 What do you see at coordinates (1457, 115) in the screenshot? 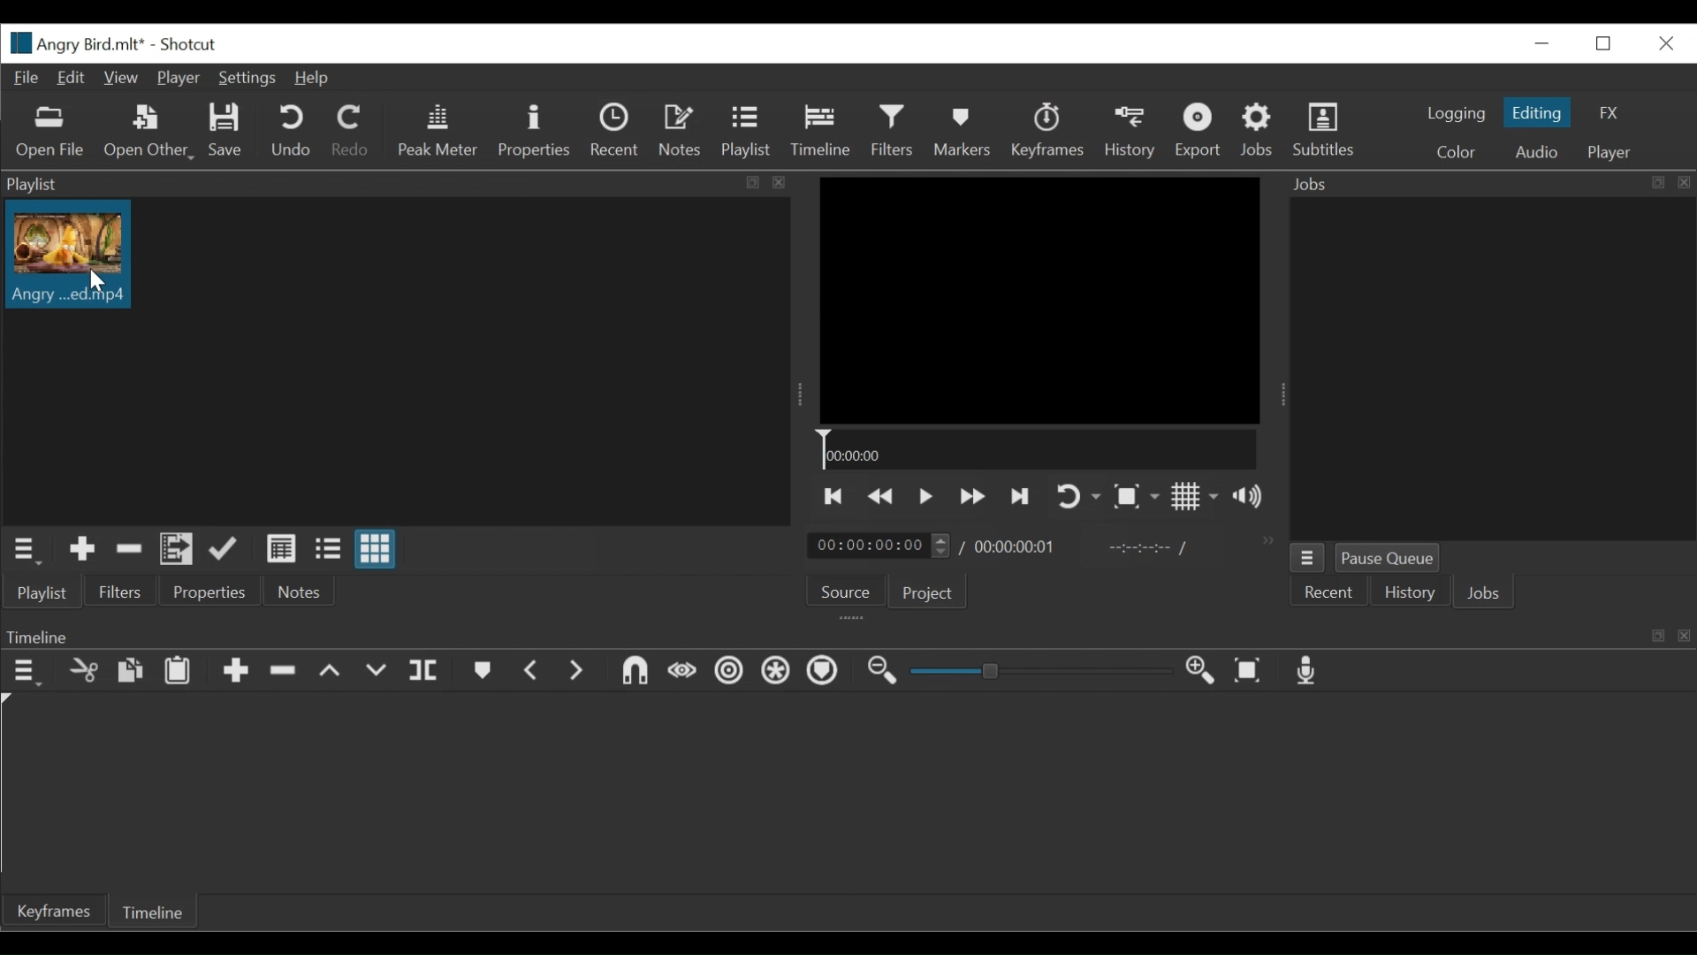
I see `` at bounding box center [1457, 115].